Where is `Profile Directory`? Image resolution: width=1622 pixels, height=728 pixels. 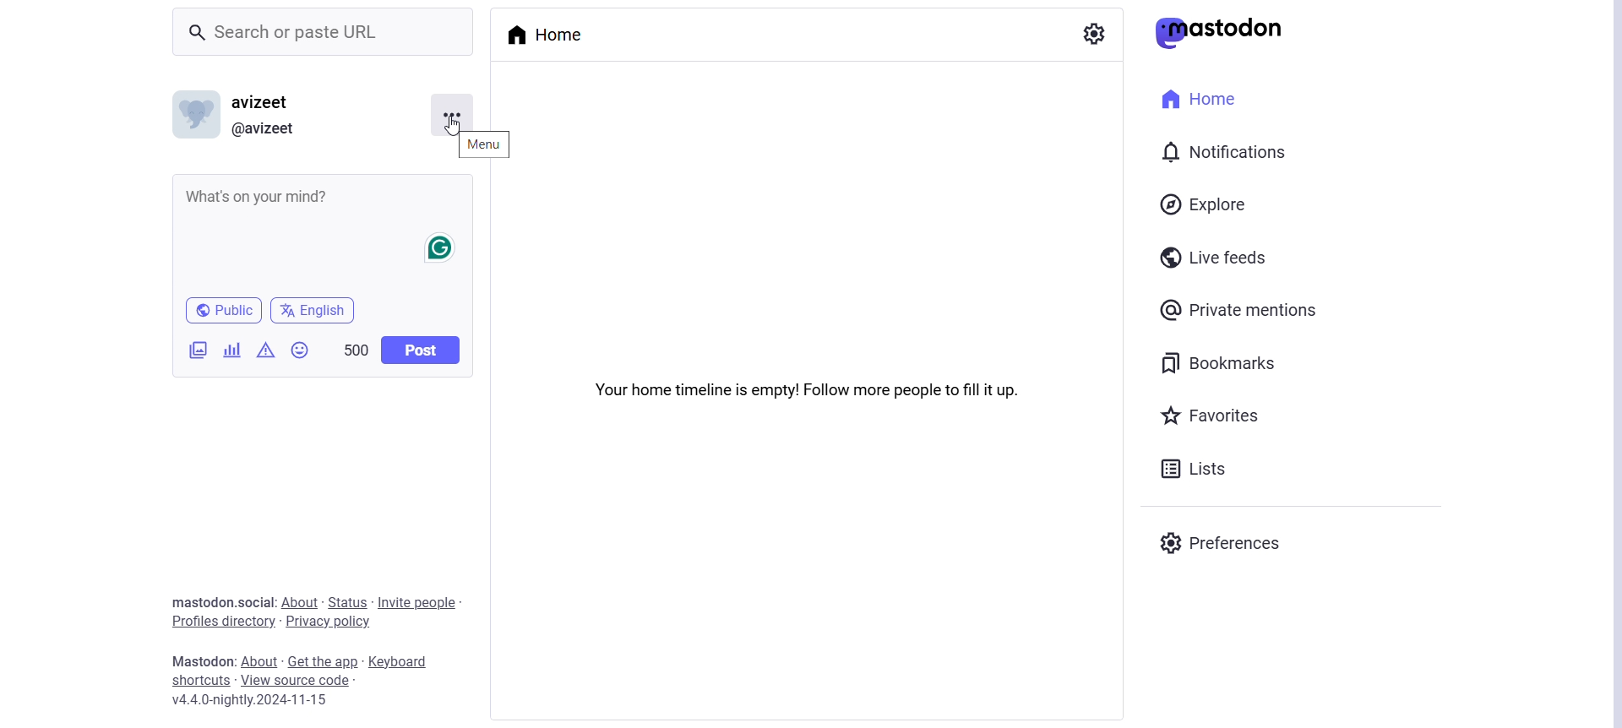
Profile Directory is located at coordinates (220, 622).